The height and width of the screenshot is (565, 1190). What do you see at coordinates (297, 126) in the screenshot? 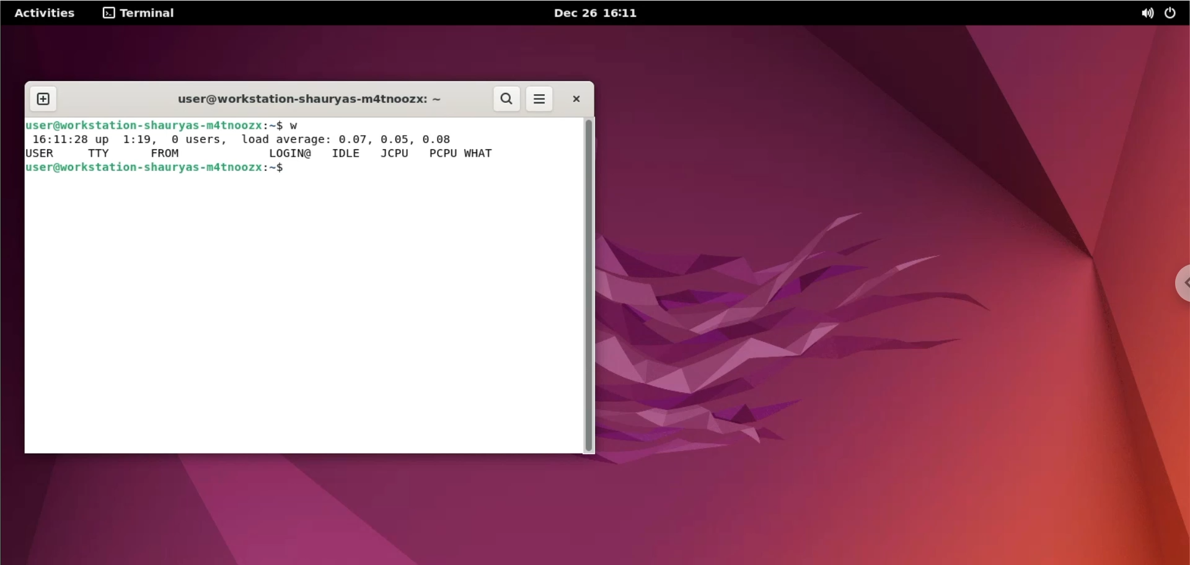
I see `command: w` at bounding box center [297, 126].